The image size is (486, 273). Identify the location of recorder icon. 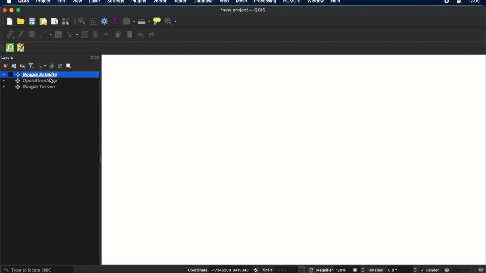
(447, 2).